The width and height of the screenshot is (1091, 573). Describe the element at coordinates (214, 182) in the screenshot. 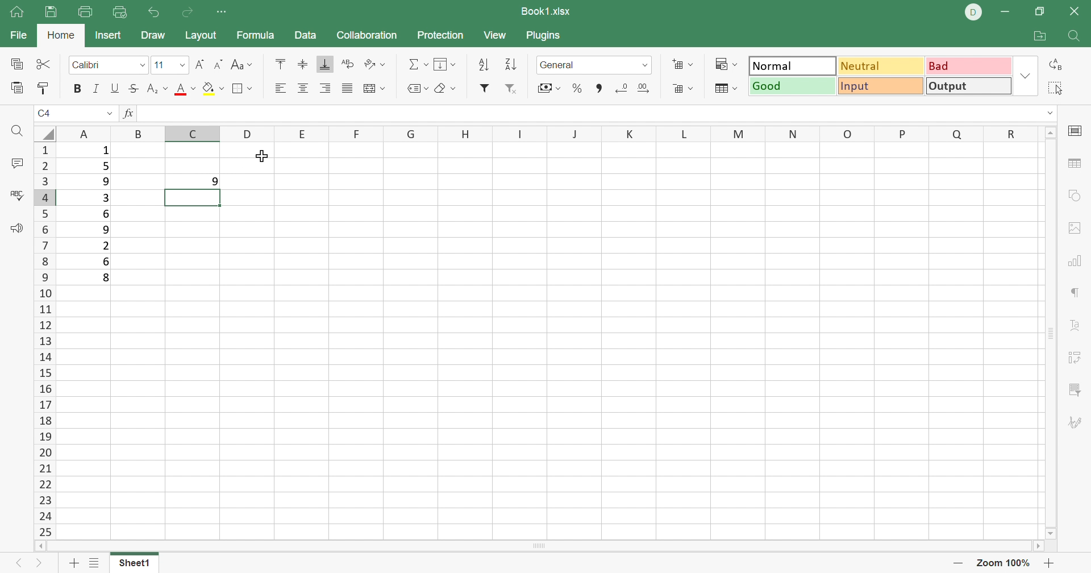

I see `9` at that location.